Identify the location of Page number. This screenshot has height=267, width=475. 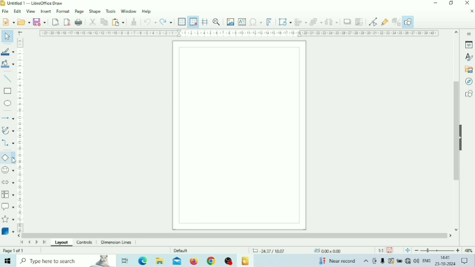
(14, 250).